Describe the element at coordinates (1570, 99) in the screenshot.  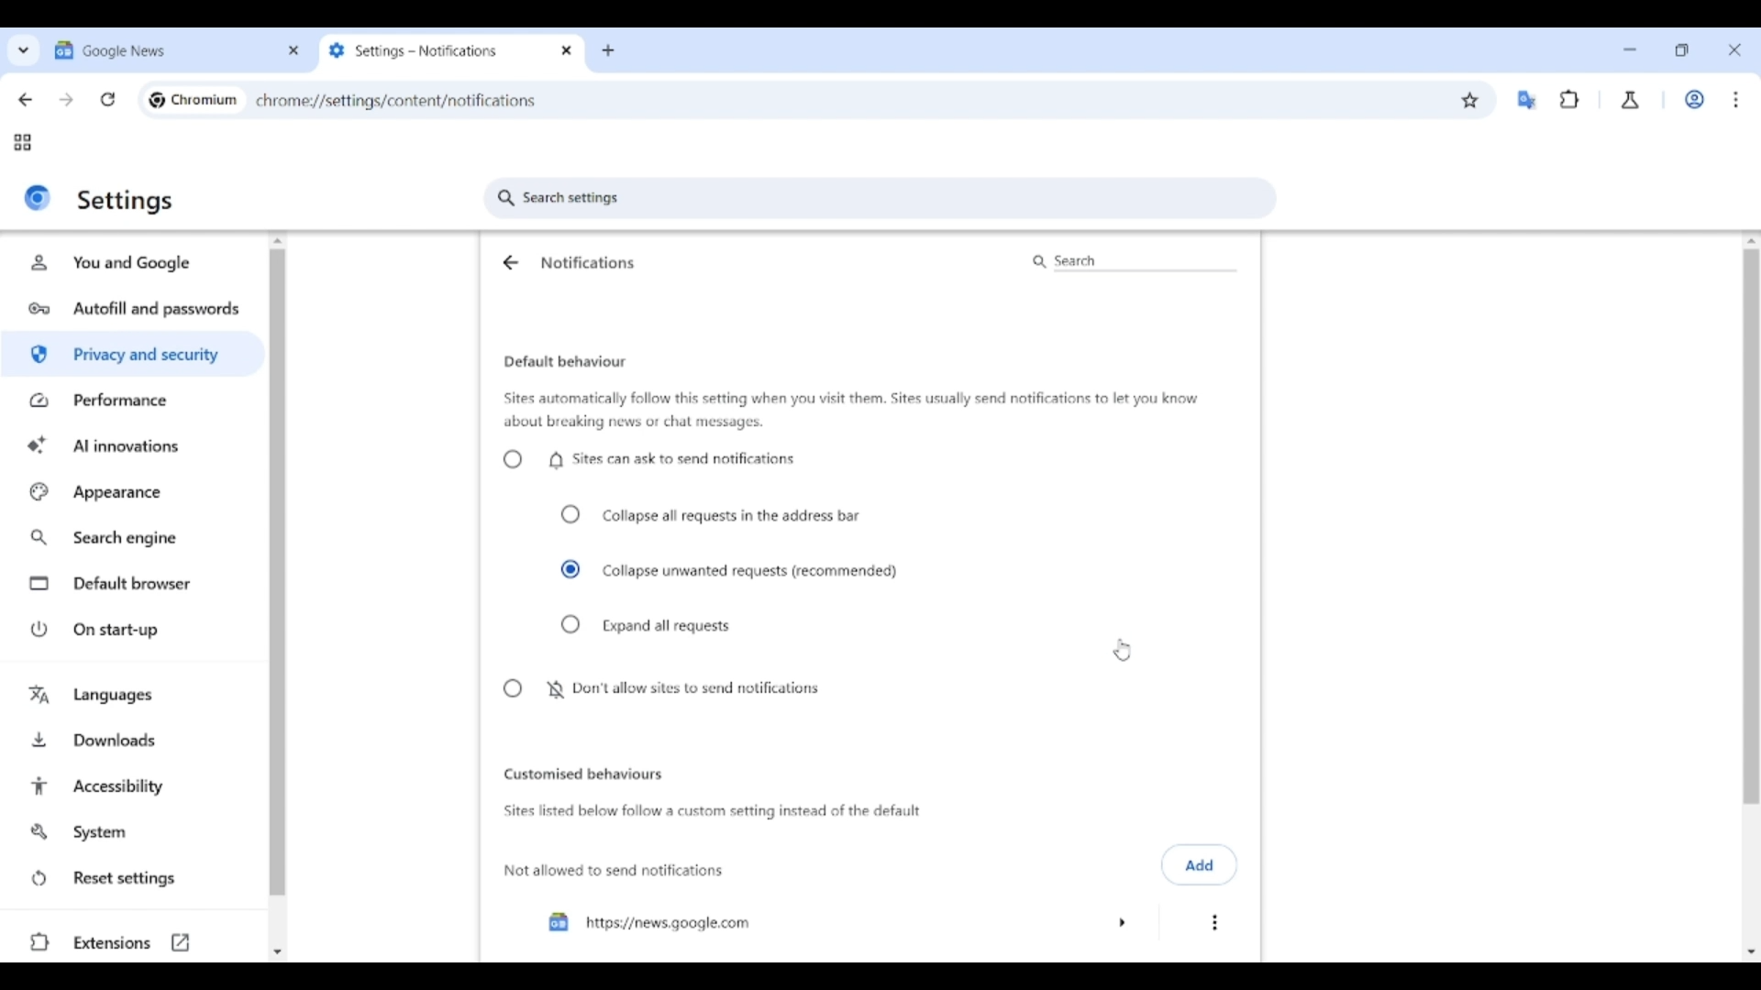
I see `Browser extensions` at that location.